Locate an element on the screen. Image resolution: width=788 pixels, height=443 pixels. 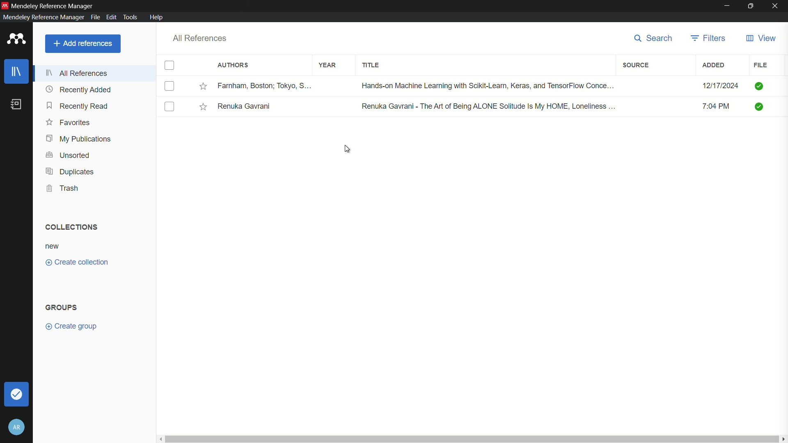
Checked is located at coordinates (759, 107).